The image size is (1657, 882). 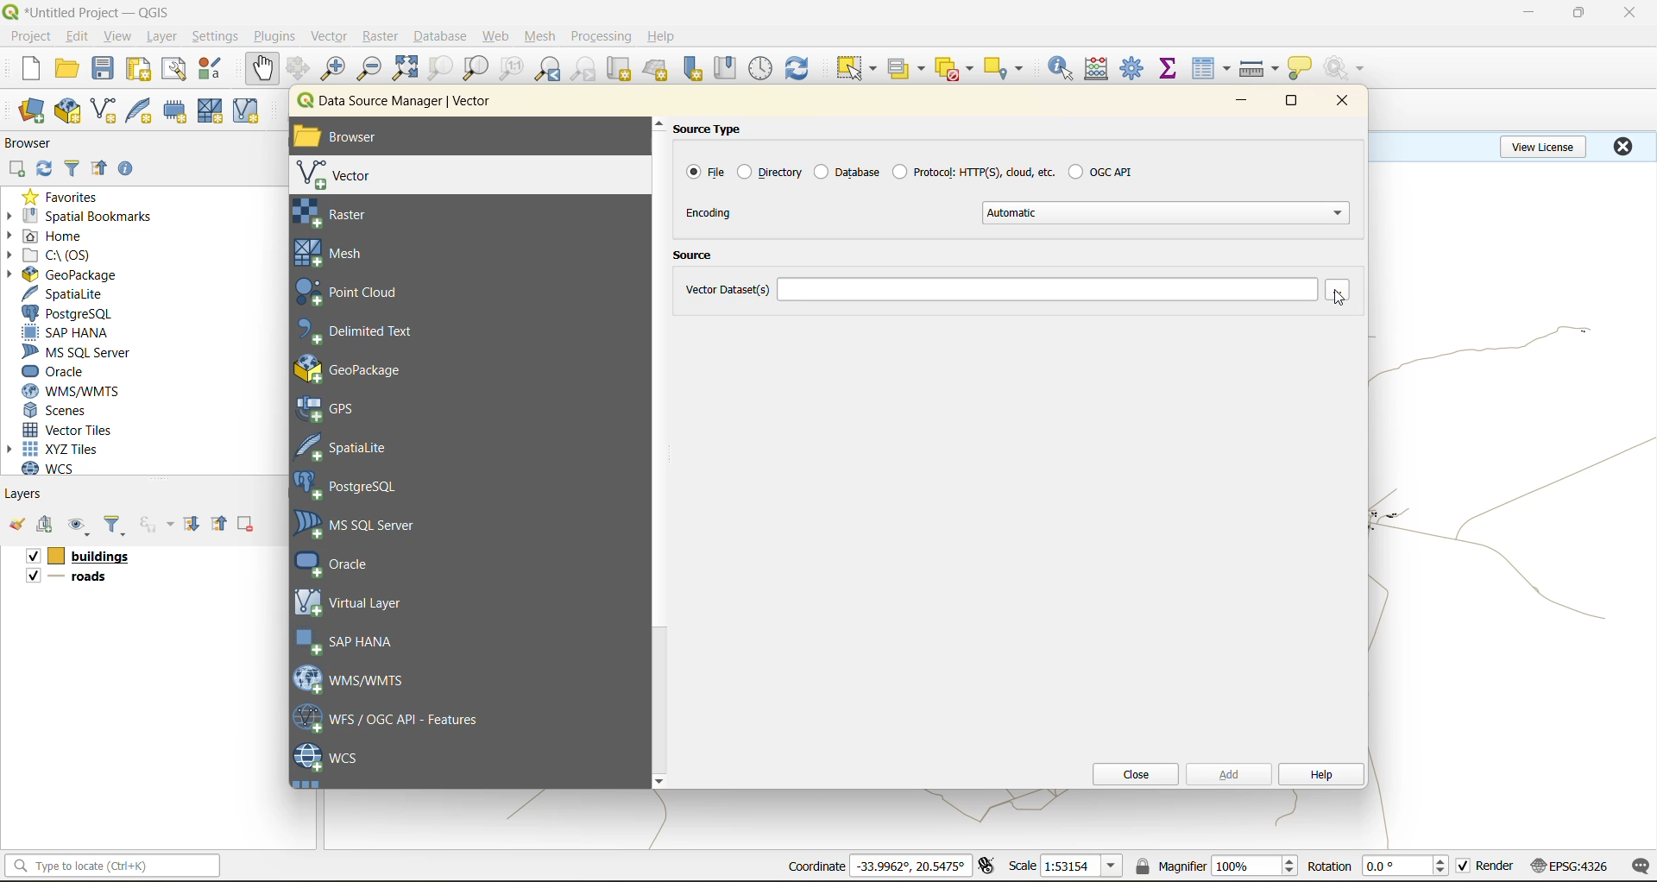 I want to click on checkbox, so click(x=30, y=557).